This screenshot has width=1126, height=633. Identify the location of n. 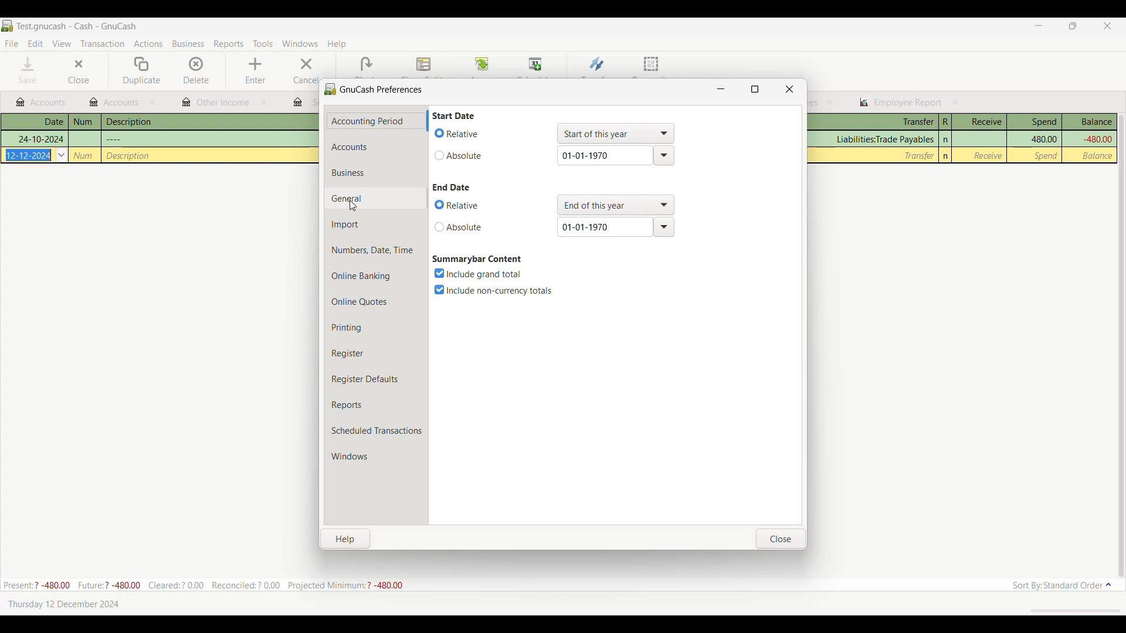
(946, 156).